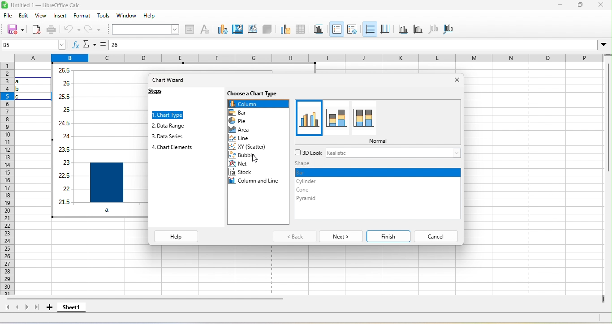 This screenshot has width=612, height=324. What do you see at coordinates (246, 154) in the screenshot?
I see `bubble` at bounding box center [246, 154].